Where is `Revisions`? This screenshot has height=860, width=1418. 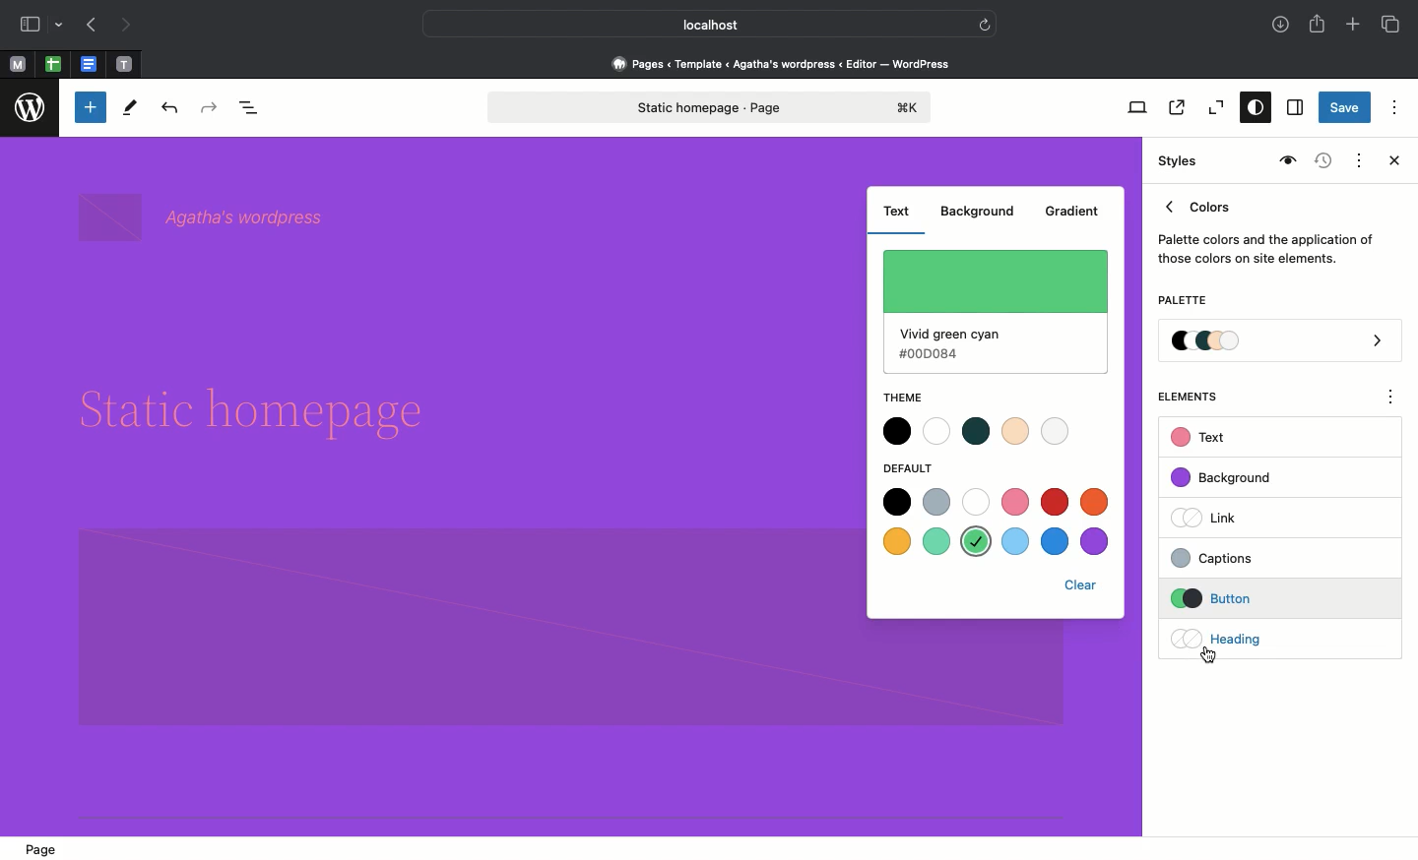
Revisions is located at coordinates (1321, 162).